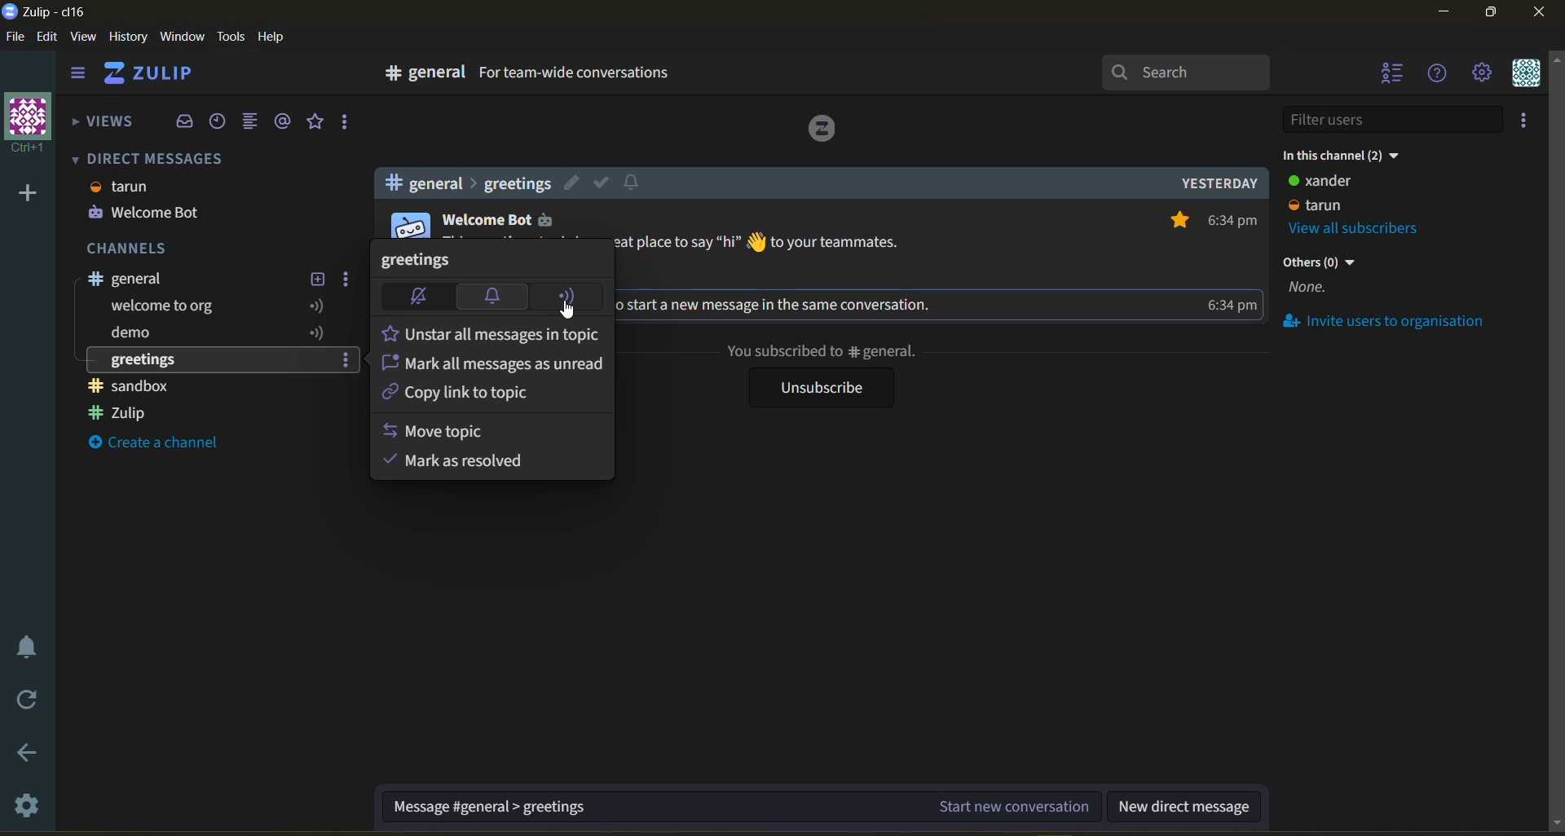  What do you see at coordinates (101, 127) in the screenshot?
I see `views` at bounding box center [101, 127].